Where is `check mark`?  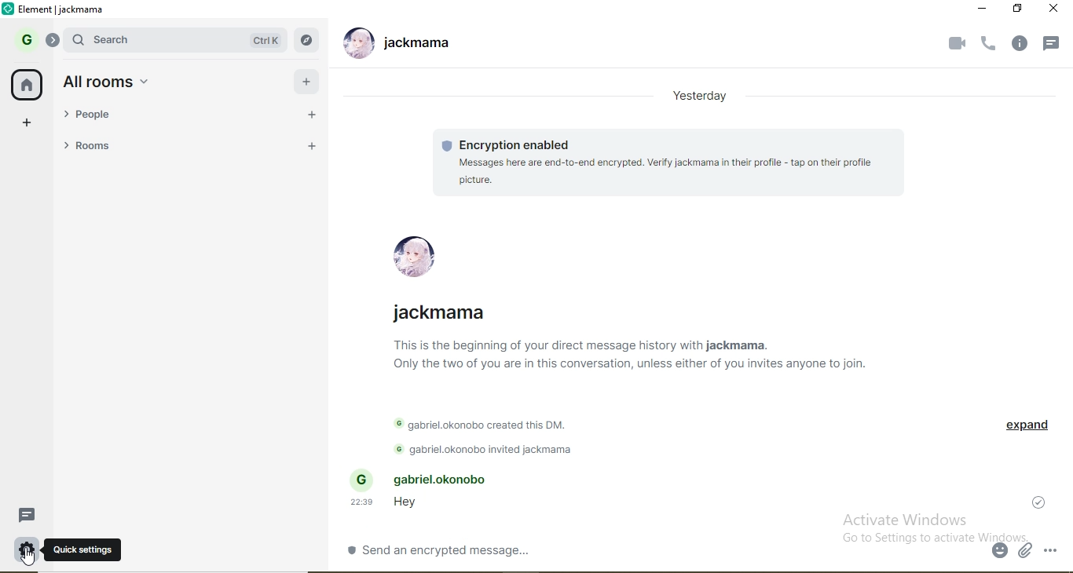
check mark is located at coordinates (1039, 501).